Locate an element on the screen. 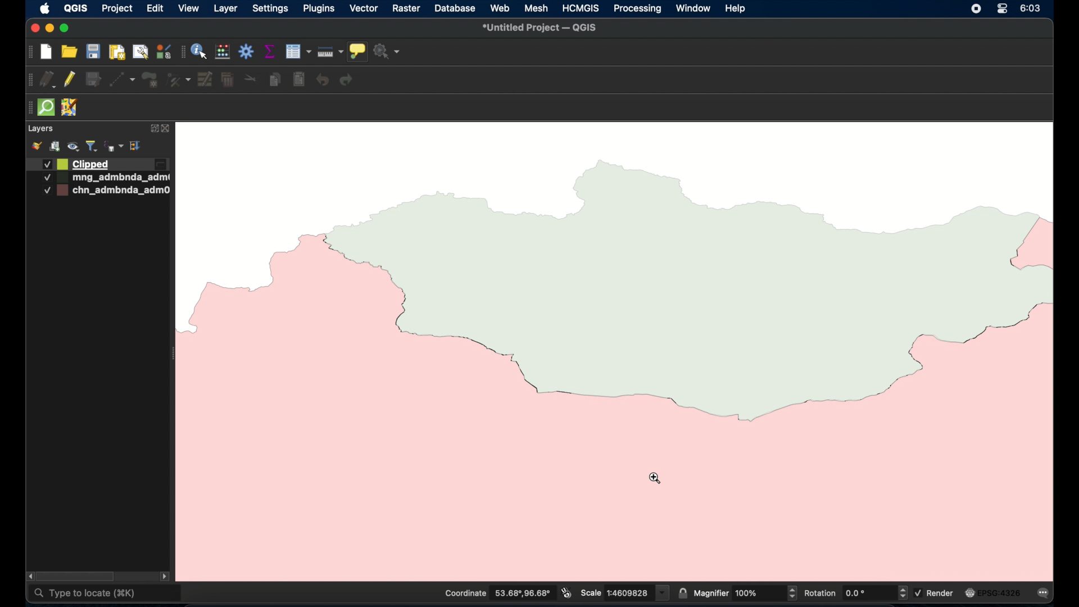  project is located at coordinates (116, 10).